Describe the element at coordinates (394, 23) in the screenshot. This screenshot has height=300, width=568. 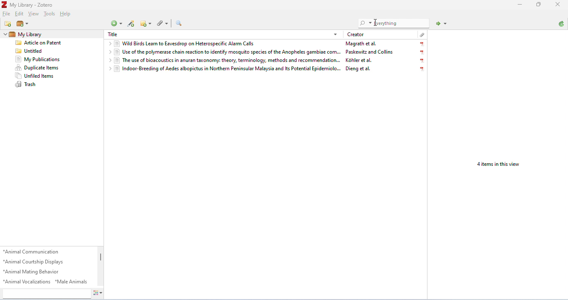
I see `Search Everything` at that location.